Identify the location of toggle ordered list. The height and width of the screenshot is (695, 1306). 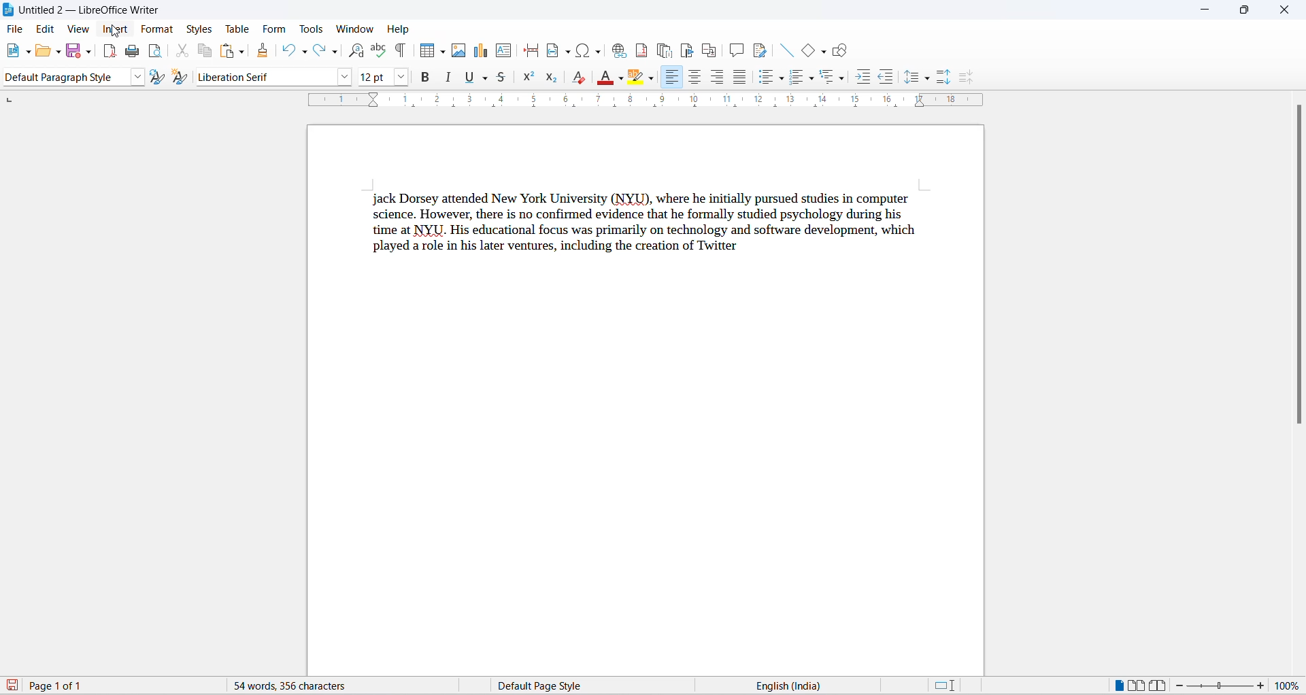
(797, 80).